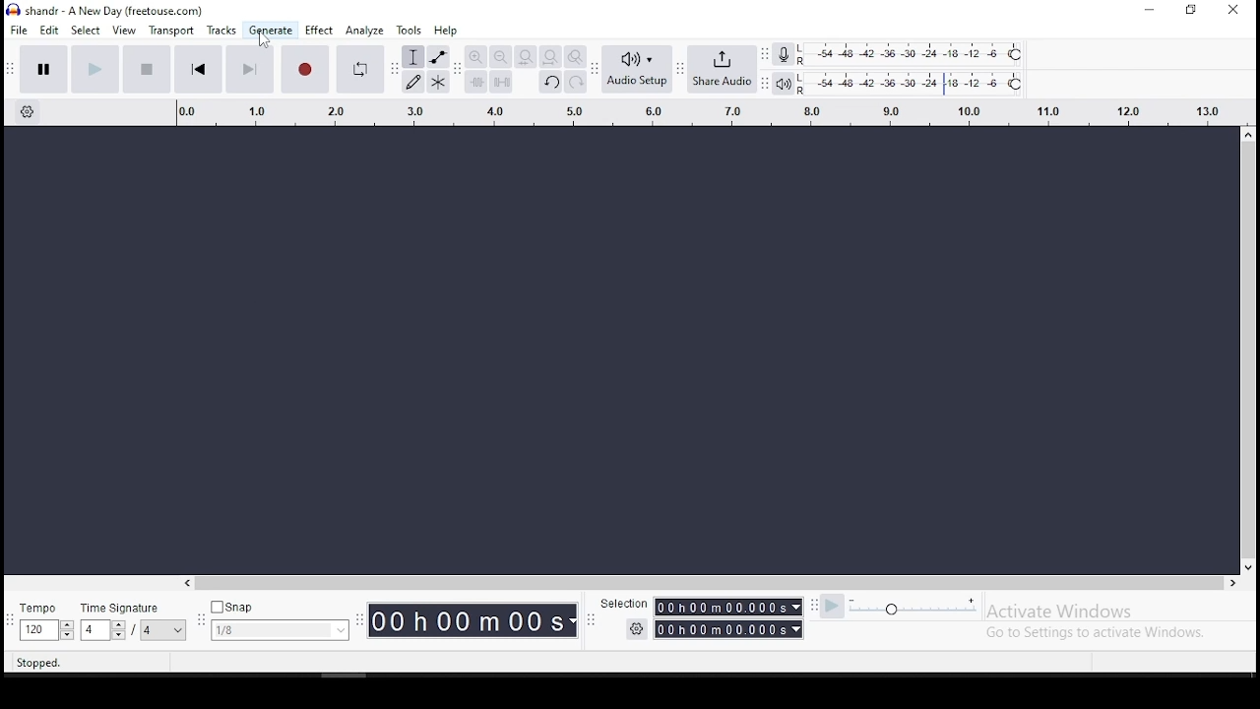 The image size is (1260, 709). I want to click on skip to end, so click(250, 69).